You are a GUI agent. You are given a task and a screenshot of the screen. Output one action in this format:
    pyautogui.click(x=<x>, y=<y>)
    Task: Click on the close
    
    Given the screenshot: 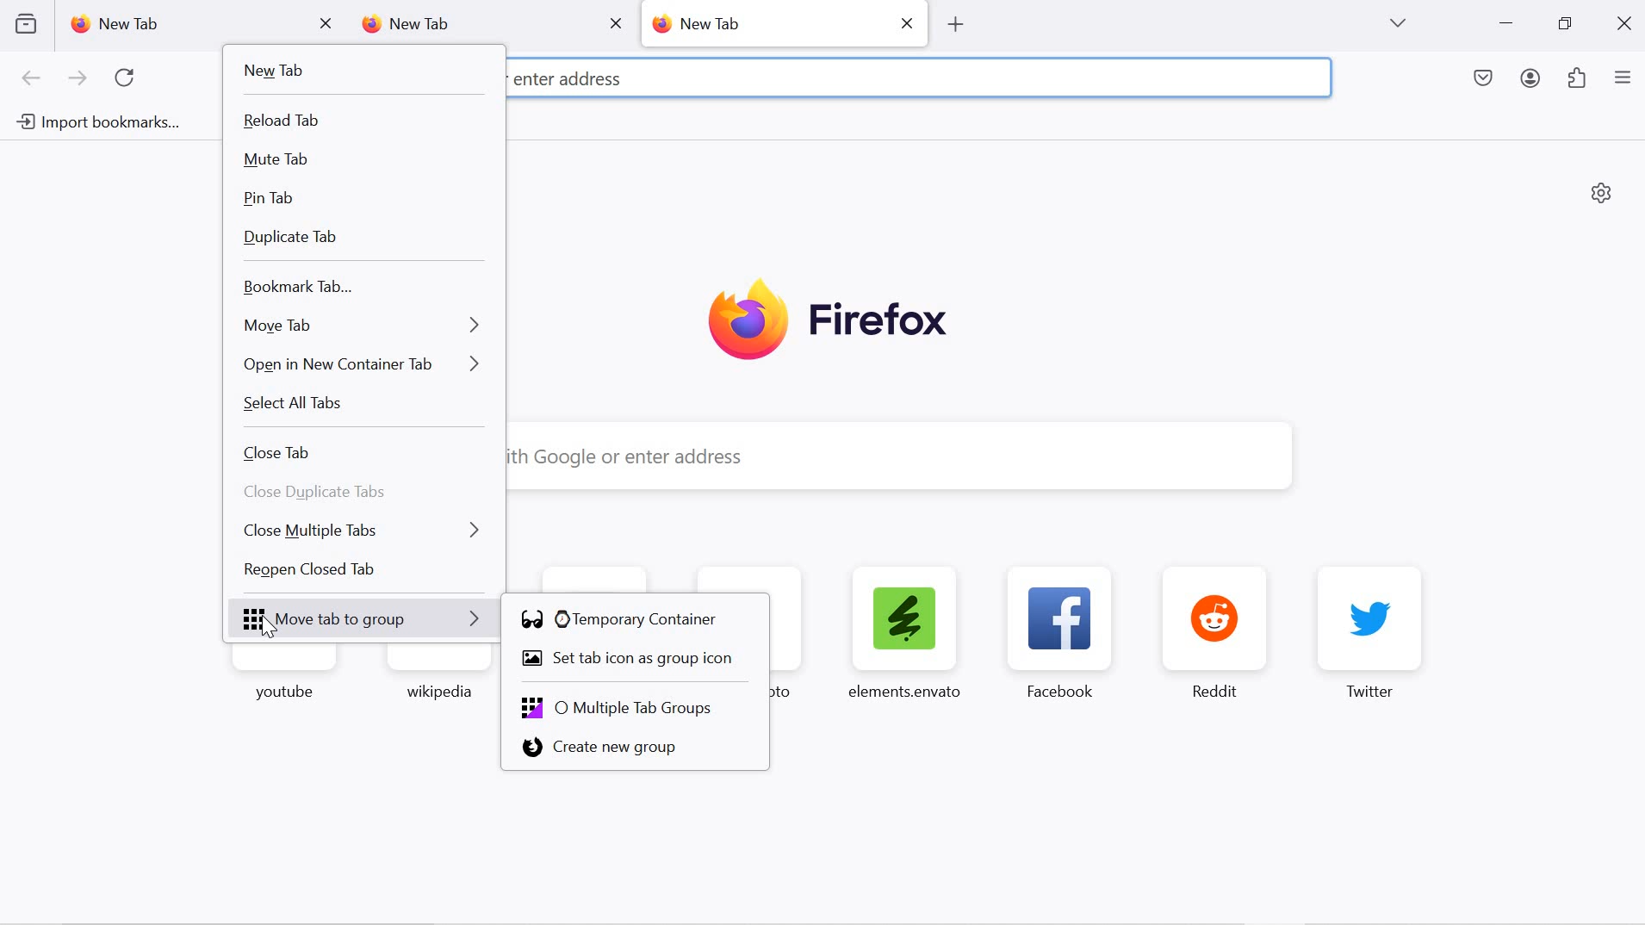 What is the action you would take?
    pyautogui.click(x=909, y=22)
    